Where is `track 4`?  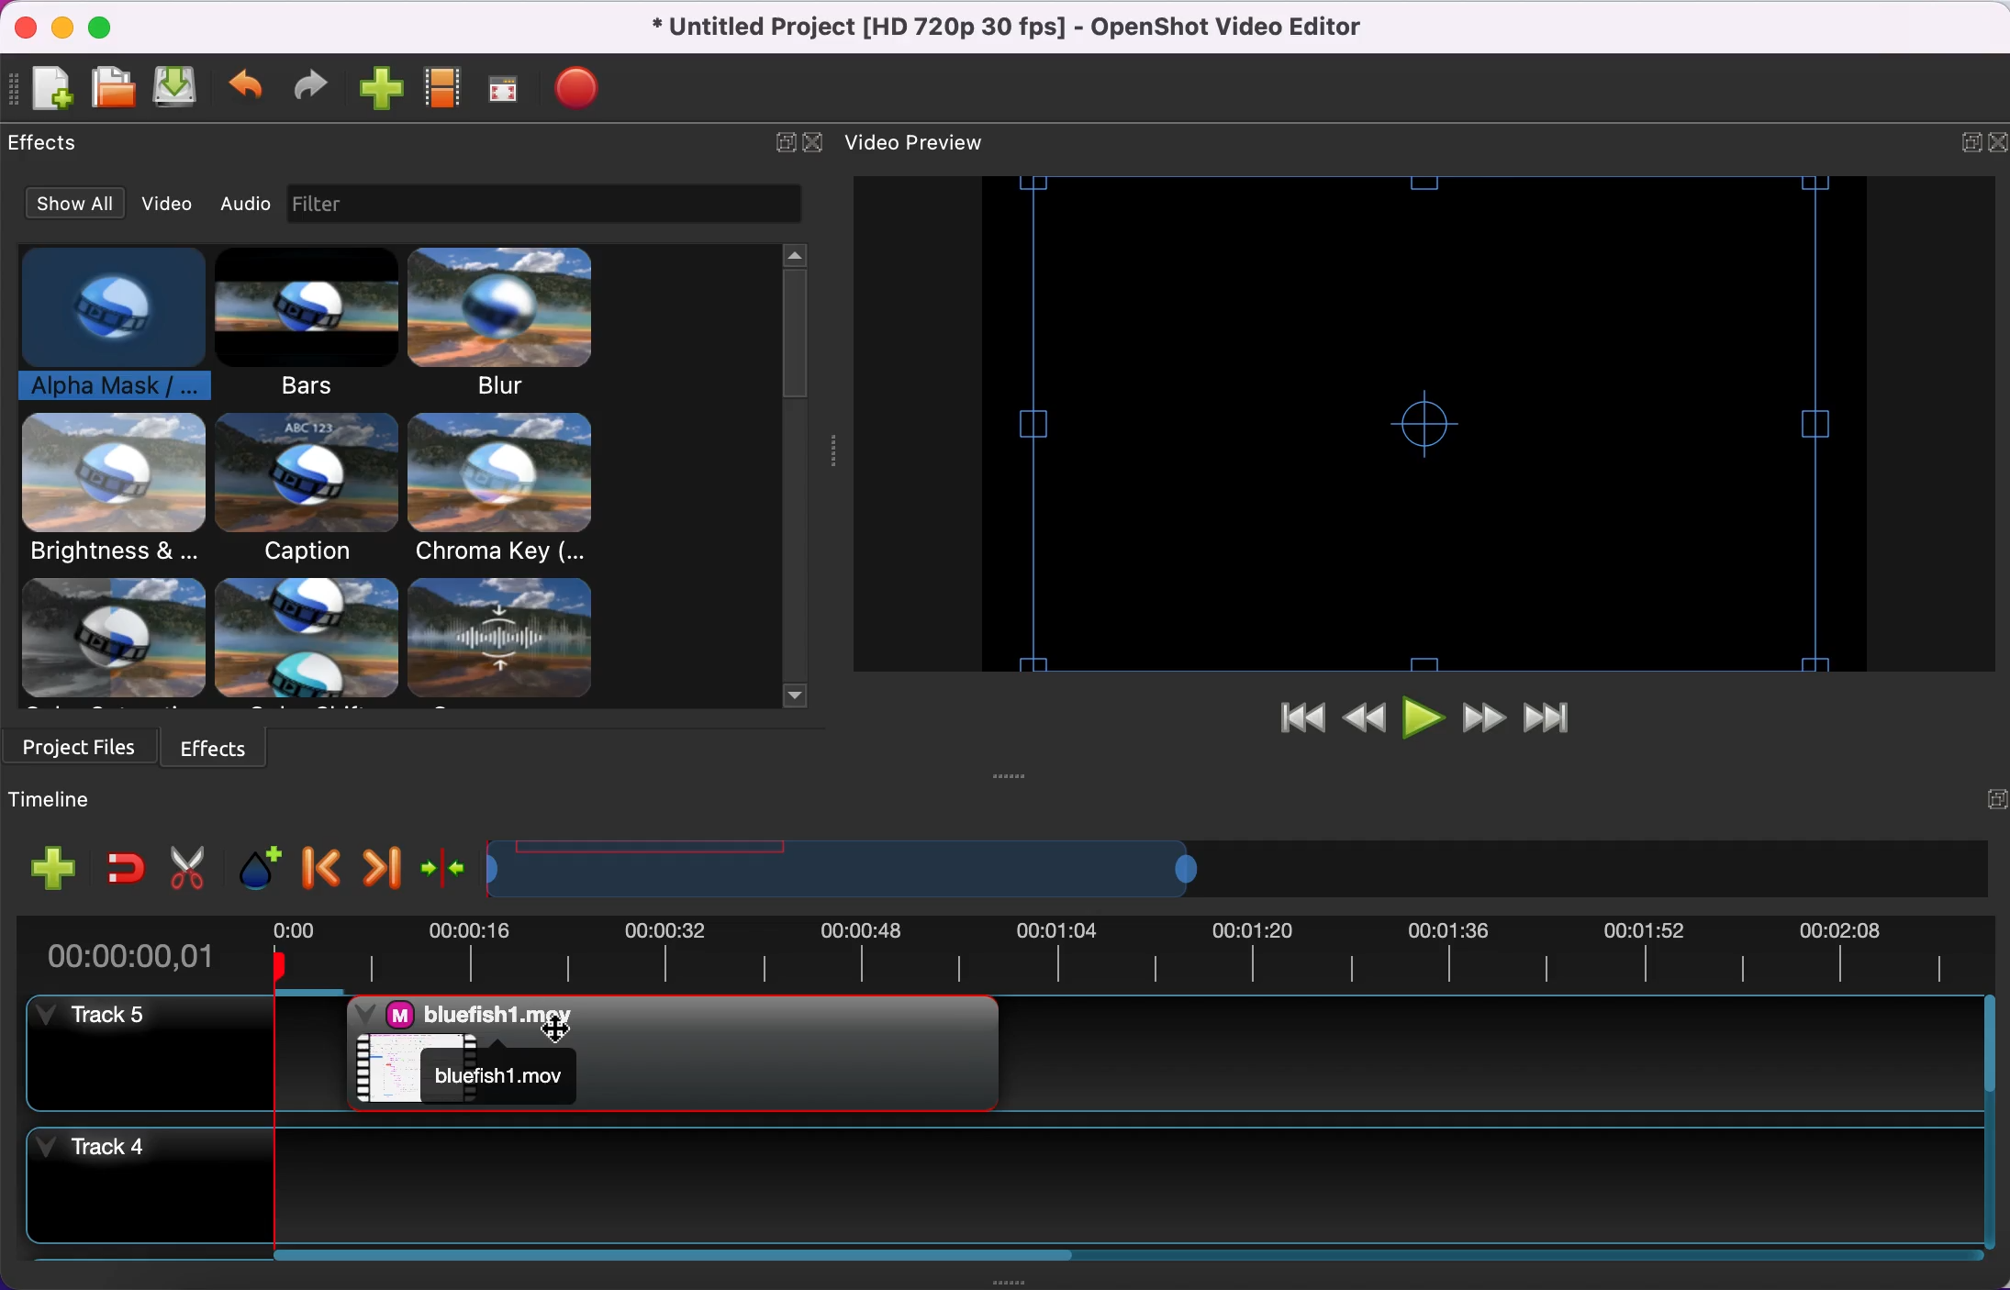
track 4 is located at coordinates (1016, 1191).